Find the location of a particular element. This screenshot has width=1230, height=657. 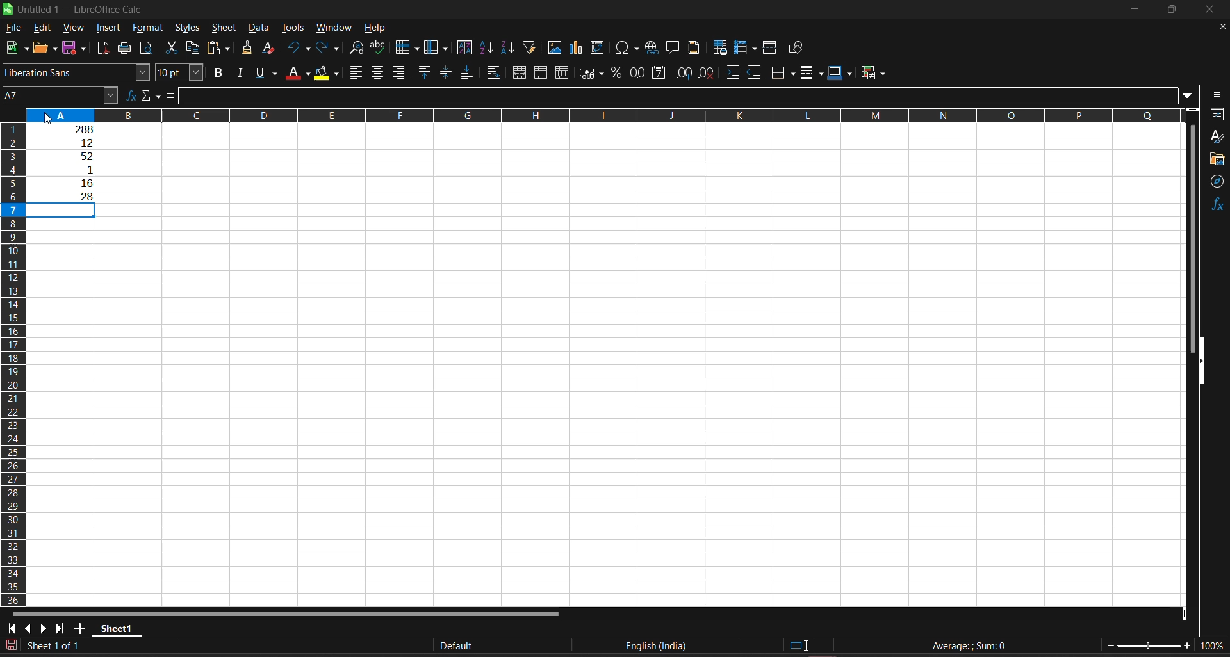

sort ascending is located at coordinates (487, 50).